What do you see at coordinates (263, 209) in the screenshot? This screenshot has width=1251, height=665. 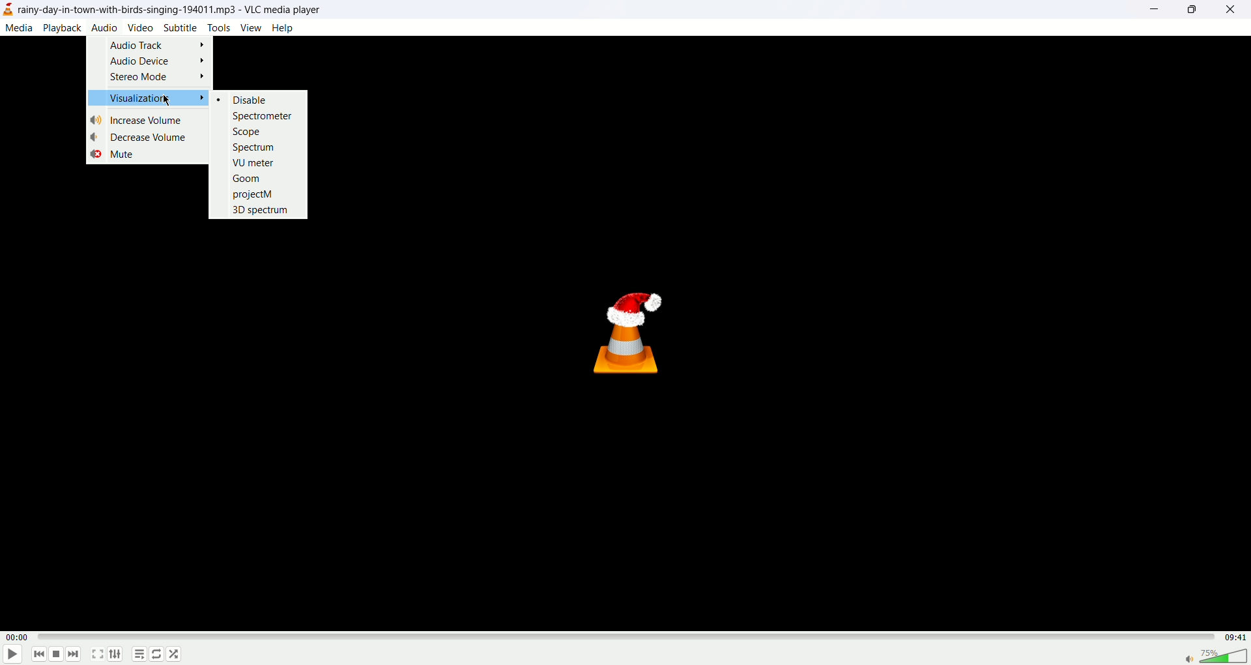 I see `3D SPECTRUM` at bounding box center [263, 209].